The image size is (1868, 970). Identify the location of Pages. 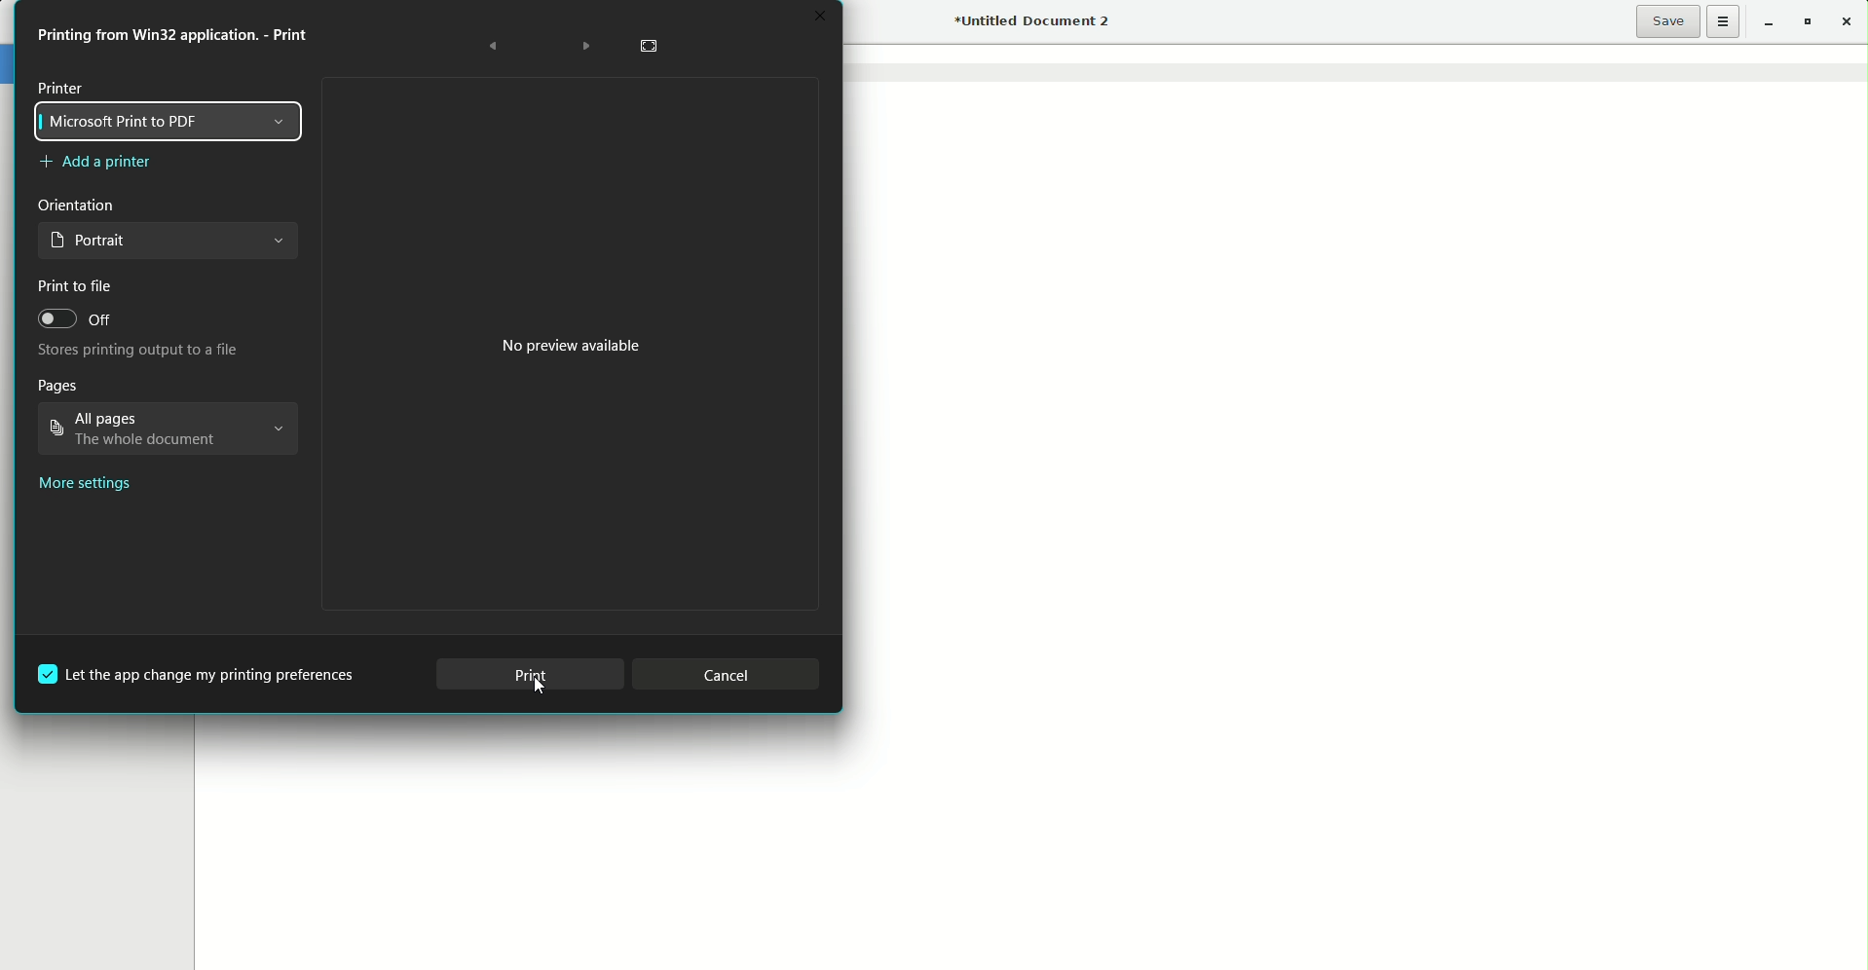
(57, 387).